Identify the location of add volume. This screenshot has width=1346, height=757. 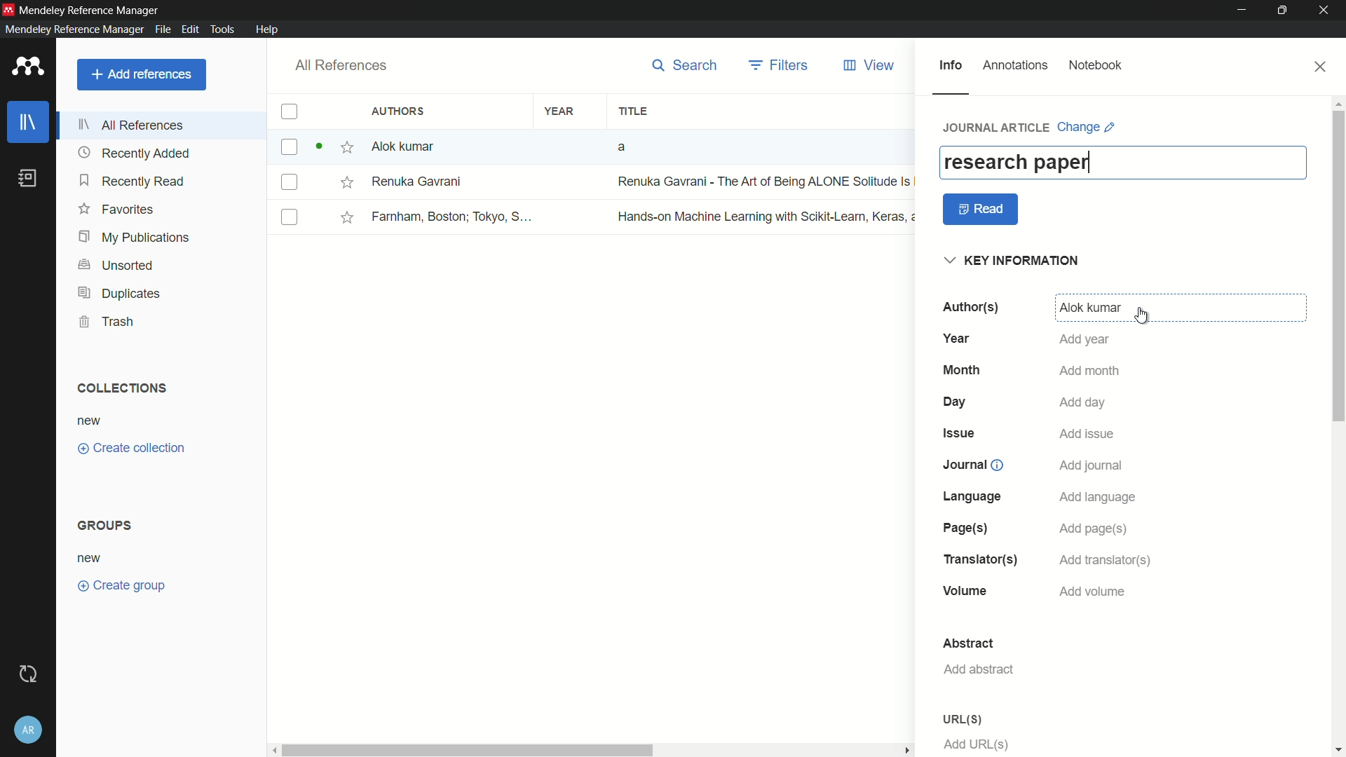
(1093, 592).